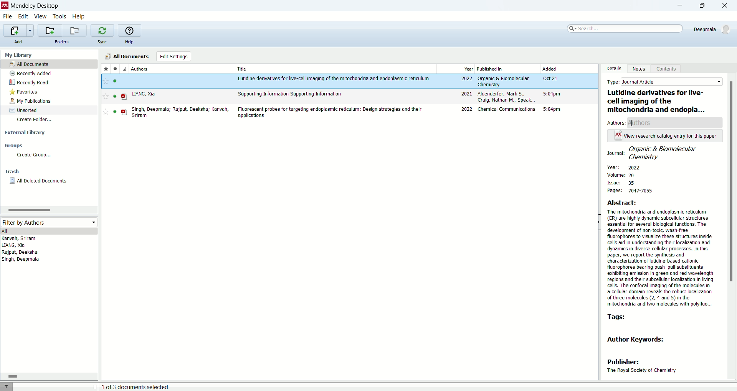 The image size is (737, 391). What do you see at coordinates (242, 69) in the screenshot?
I see `title` at bounding box center [242, 69].